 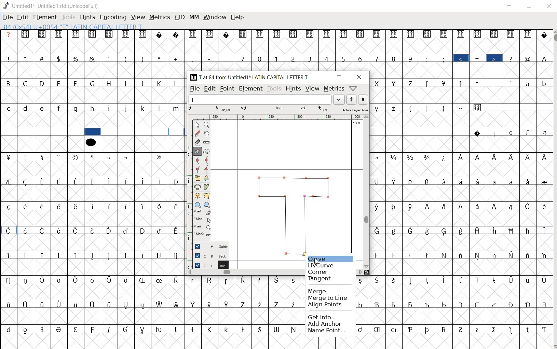 What do you see at coordinates (528, 256) in the screenshot?
I see `Symbol` at bounding box center [528, 256].